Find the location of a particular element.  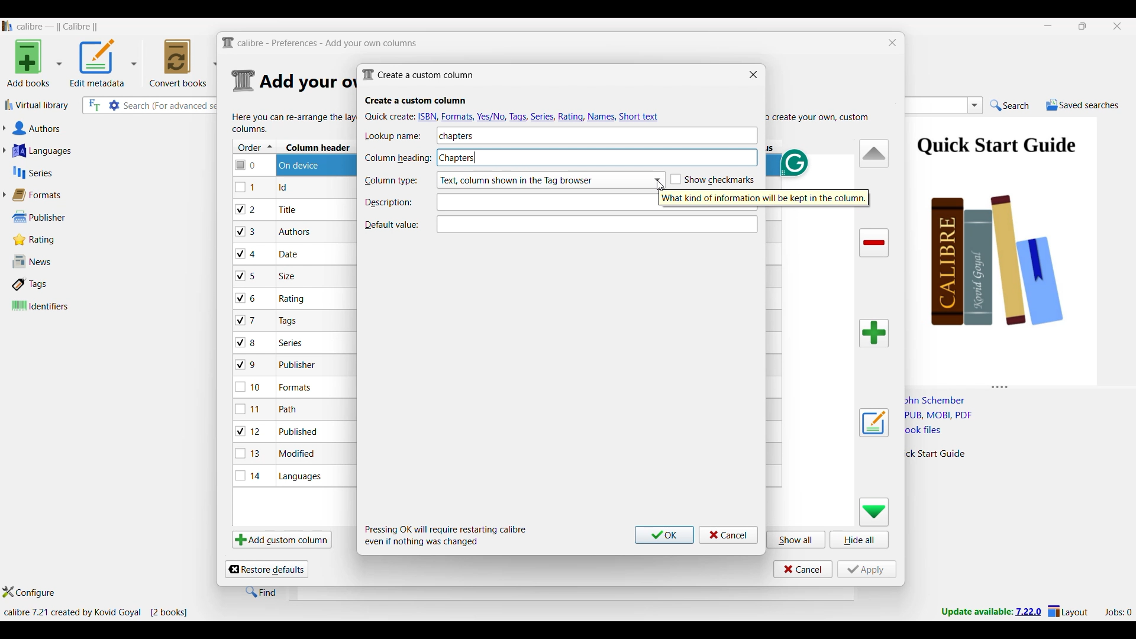

checkbox - 6 is located at coordinates (248, 299).